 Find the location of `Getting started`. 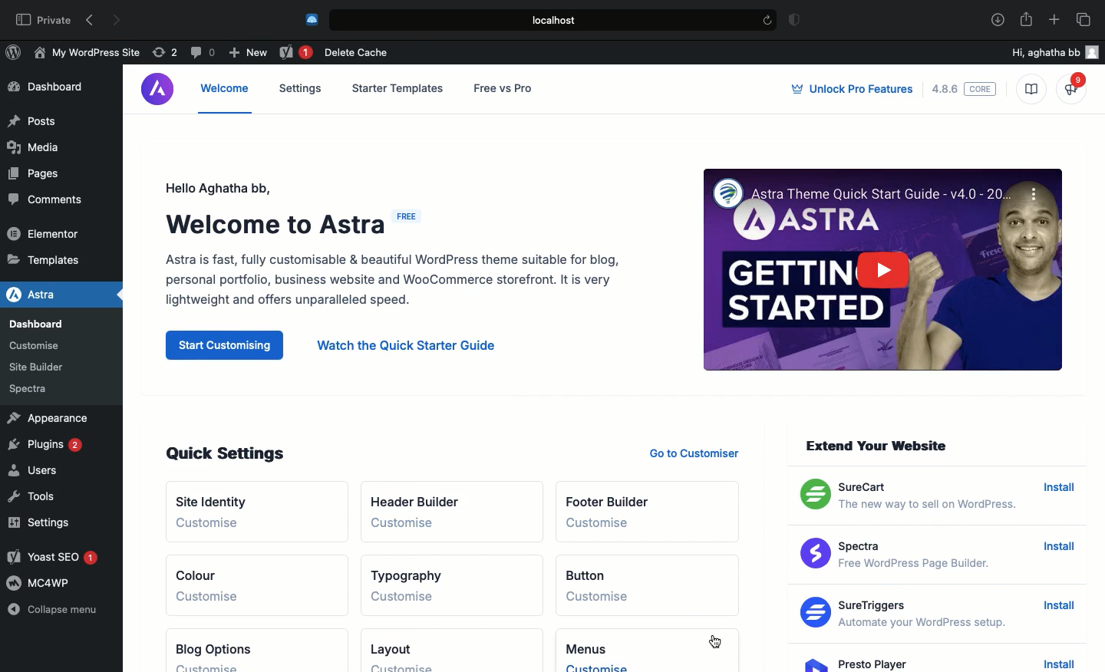

Getting started is located at coordinates (886, 269).